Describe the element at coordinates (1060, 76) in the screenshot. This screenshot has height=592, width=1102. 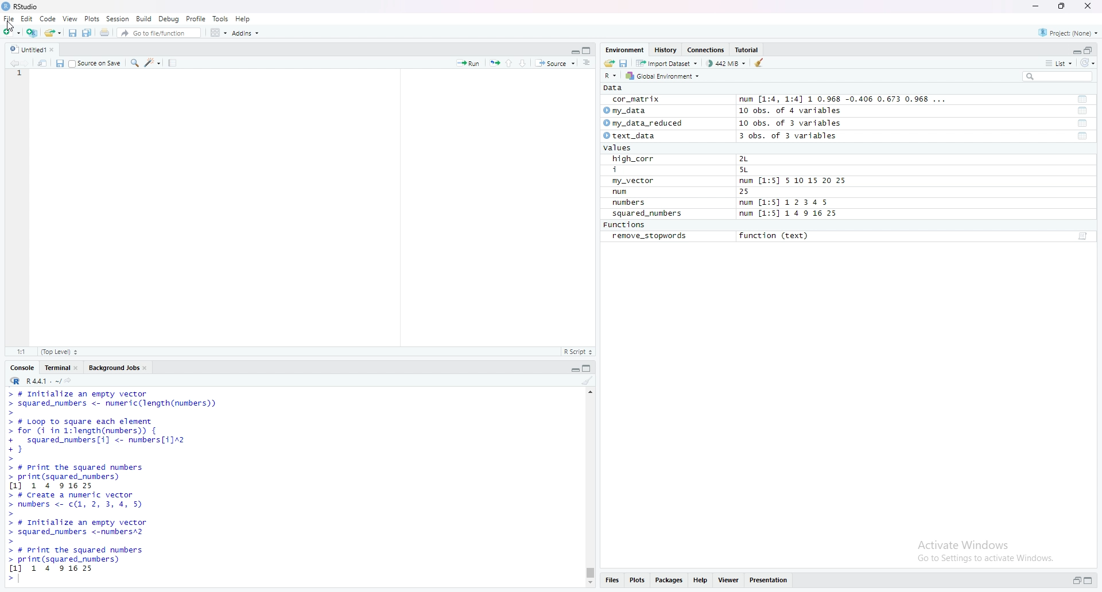
I see `search` at that location.